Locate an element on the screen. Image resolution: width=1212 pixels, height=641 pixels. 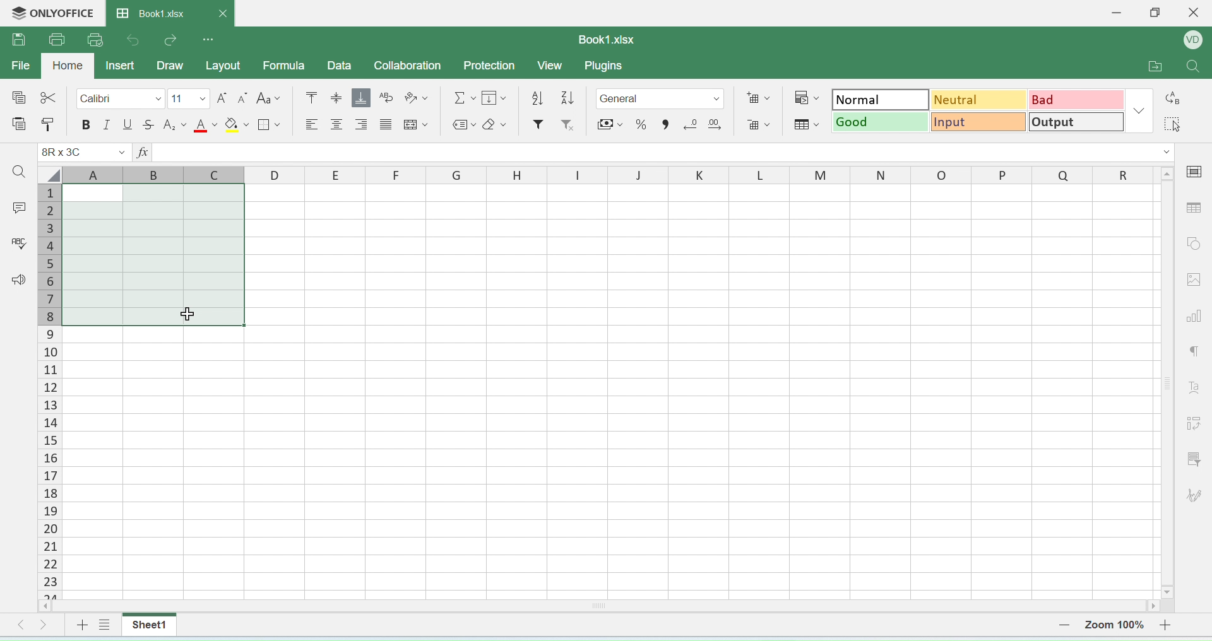
announcement is located at coordinates (18, 280).